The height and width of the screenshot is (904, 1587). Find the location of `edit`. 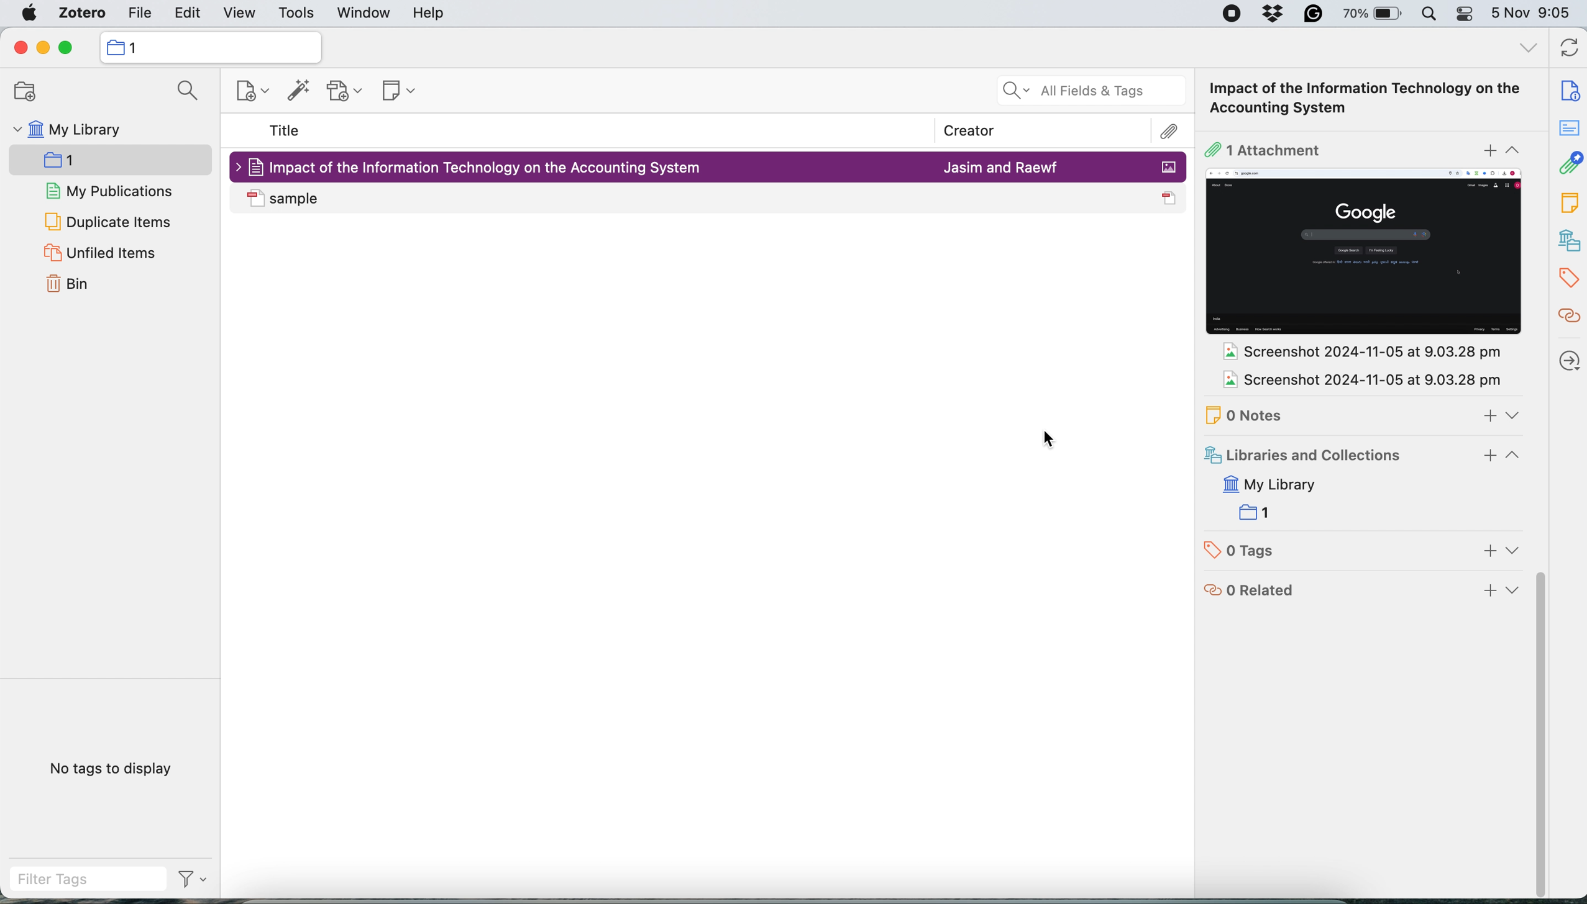

edit is located at coordinates (189, 15).